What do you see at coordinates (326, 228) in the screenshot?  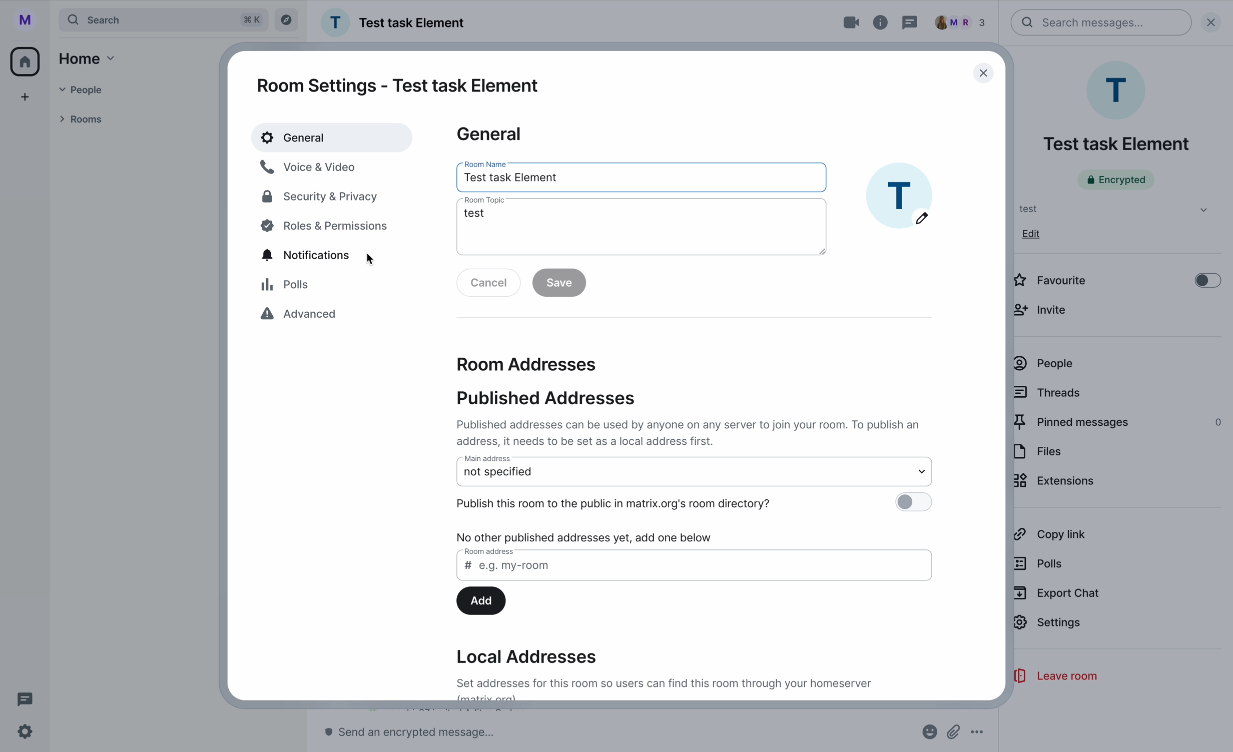 I see `poles and permissions` at bounding box center [326, 228].